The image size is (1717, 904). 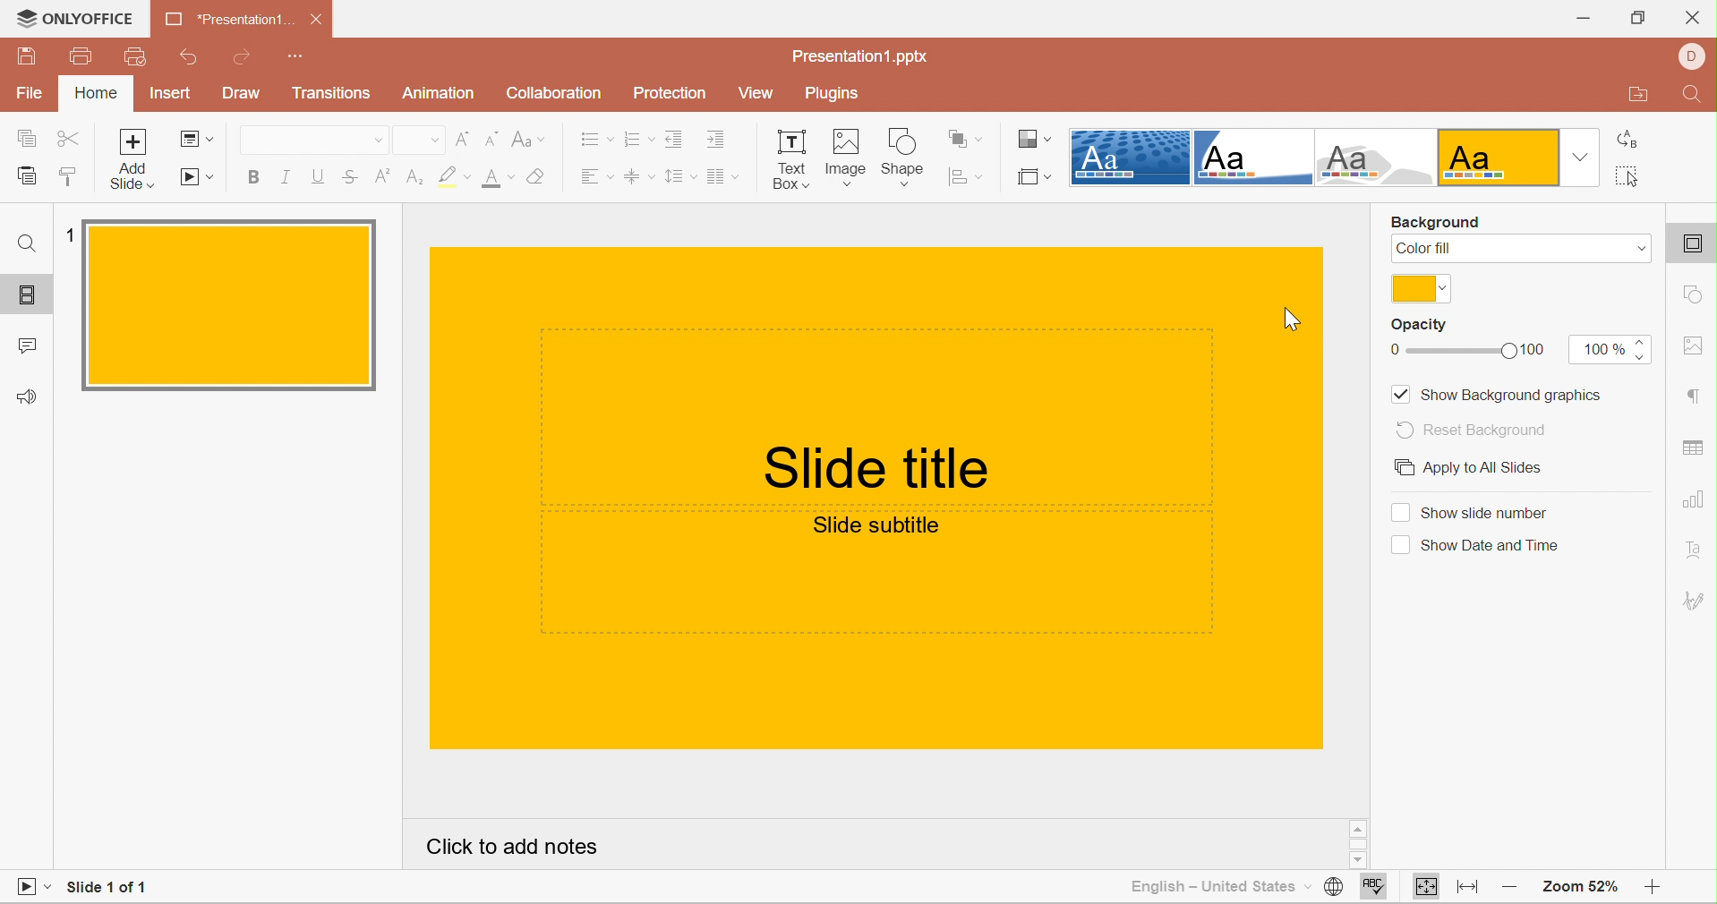 I want to click on Slide 1, so click(x=236, y=303).